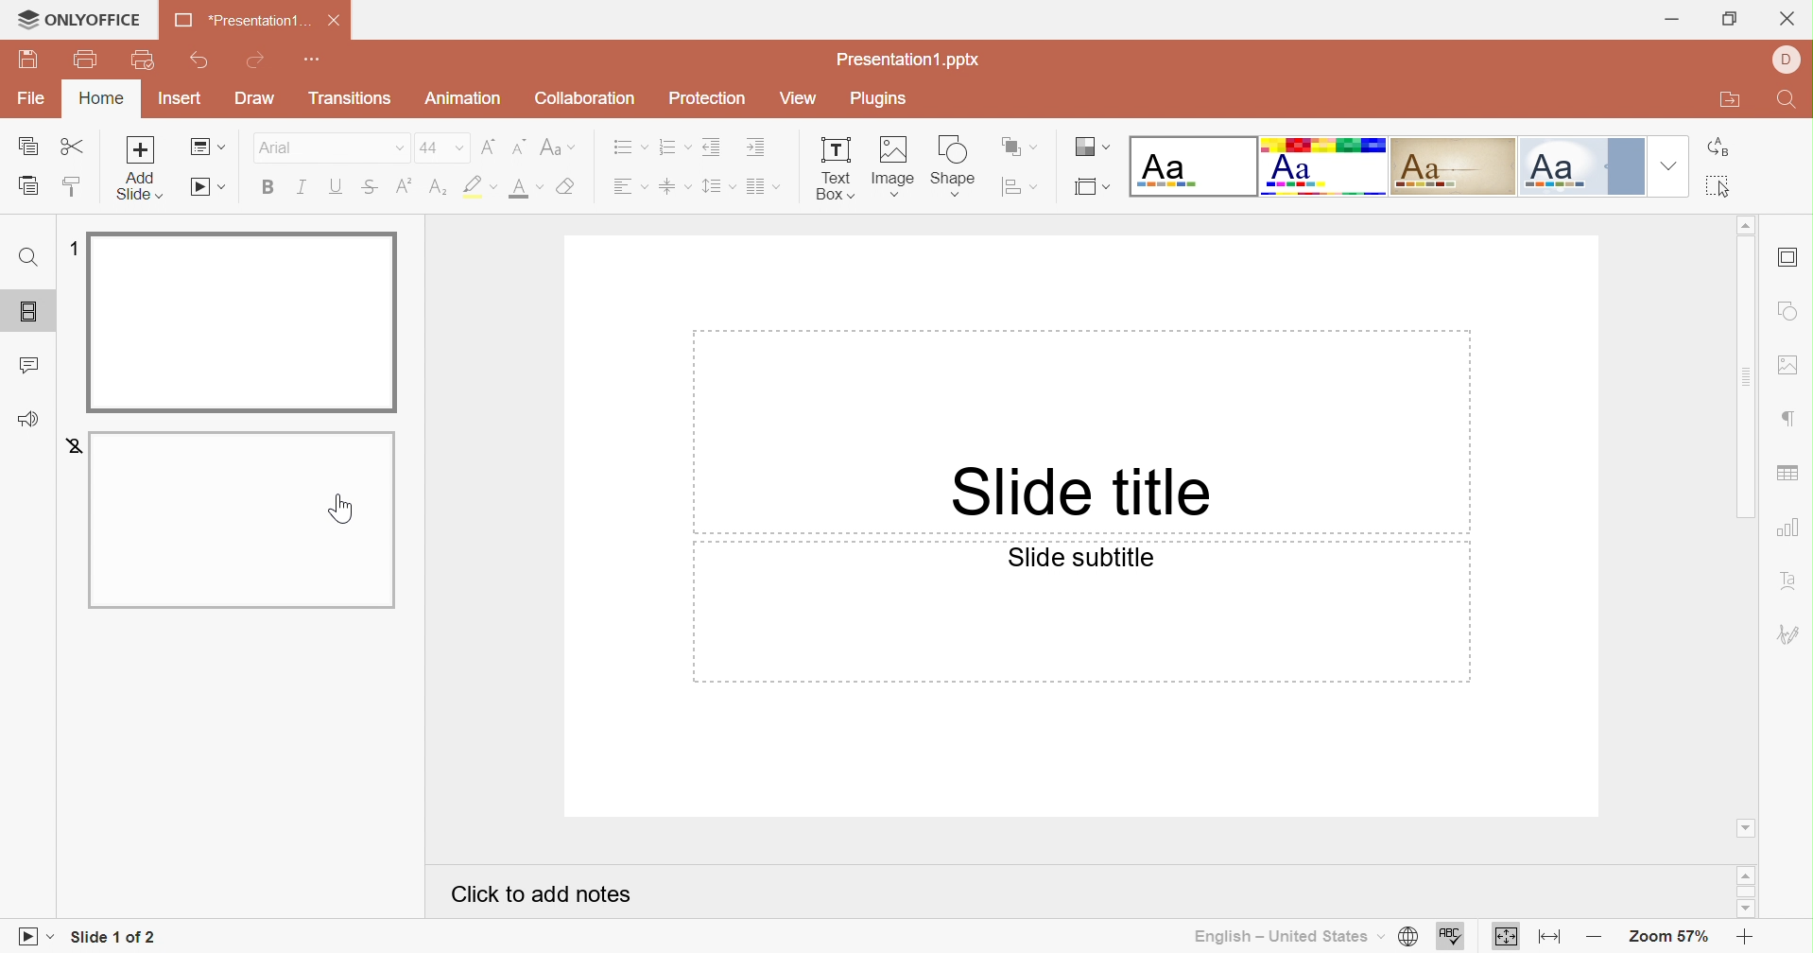 The height and width of the screenshot is (953, 1813). What do you see at coordinates (518, 146) in the screenshot?
I see `Decrement font size` at bounding box center [518, 146].